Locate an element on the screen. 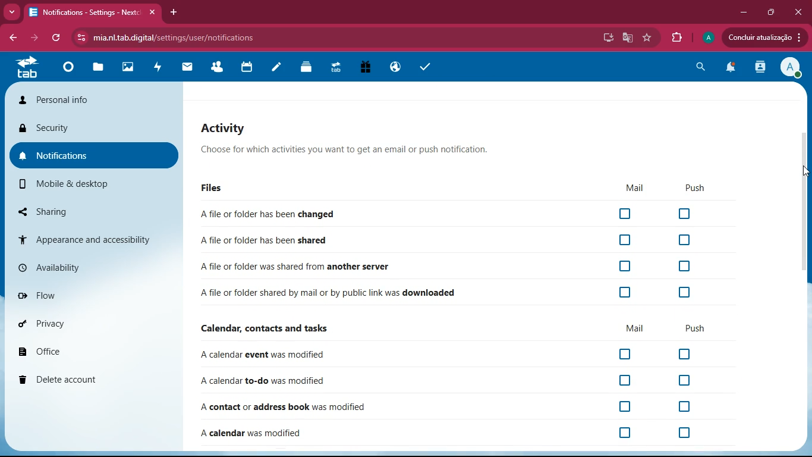 Image resolution: width=812 pixels, height=457 pixels. Choose for which activities you want to get an email or push notification. is located at coordinates (344, 151).